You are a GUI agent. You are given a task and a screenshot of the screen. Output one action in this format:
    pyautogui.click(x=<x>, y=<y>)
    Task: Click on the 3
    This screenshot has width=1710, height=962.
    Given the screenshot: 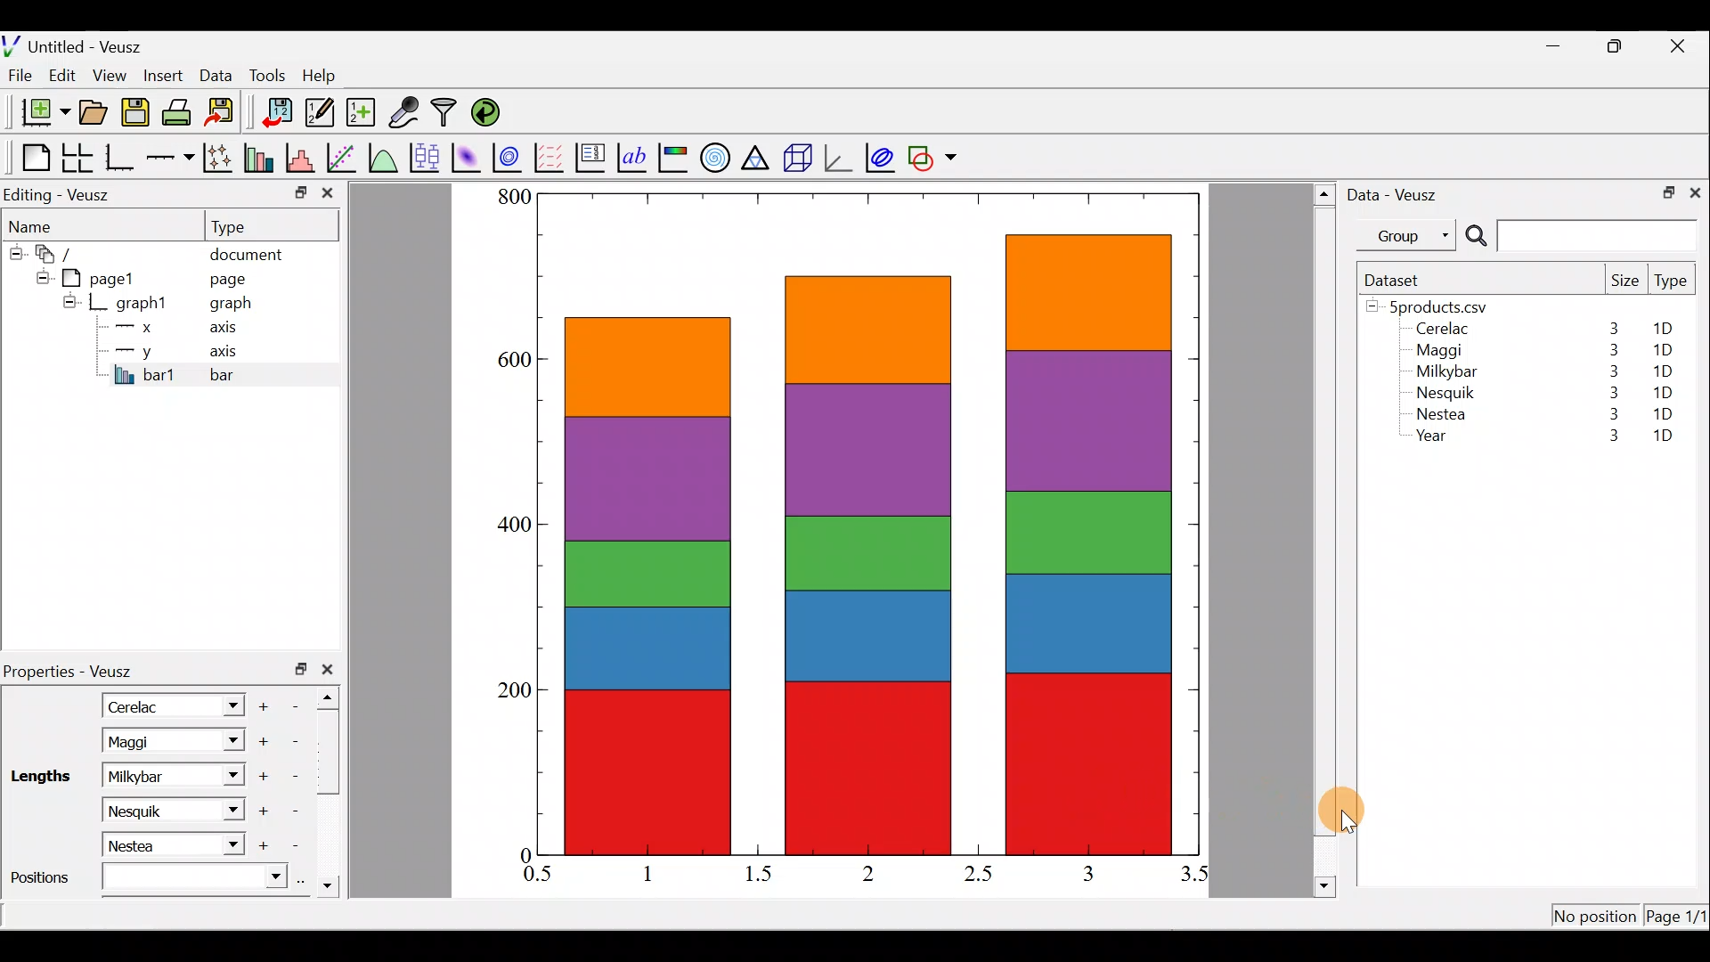 What is the action you would take?
    pyautogui.click(x=1087, y=873)
    